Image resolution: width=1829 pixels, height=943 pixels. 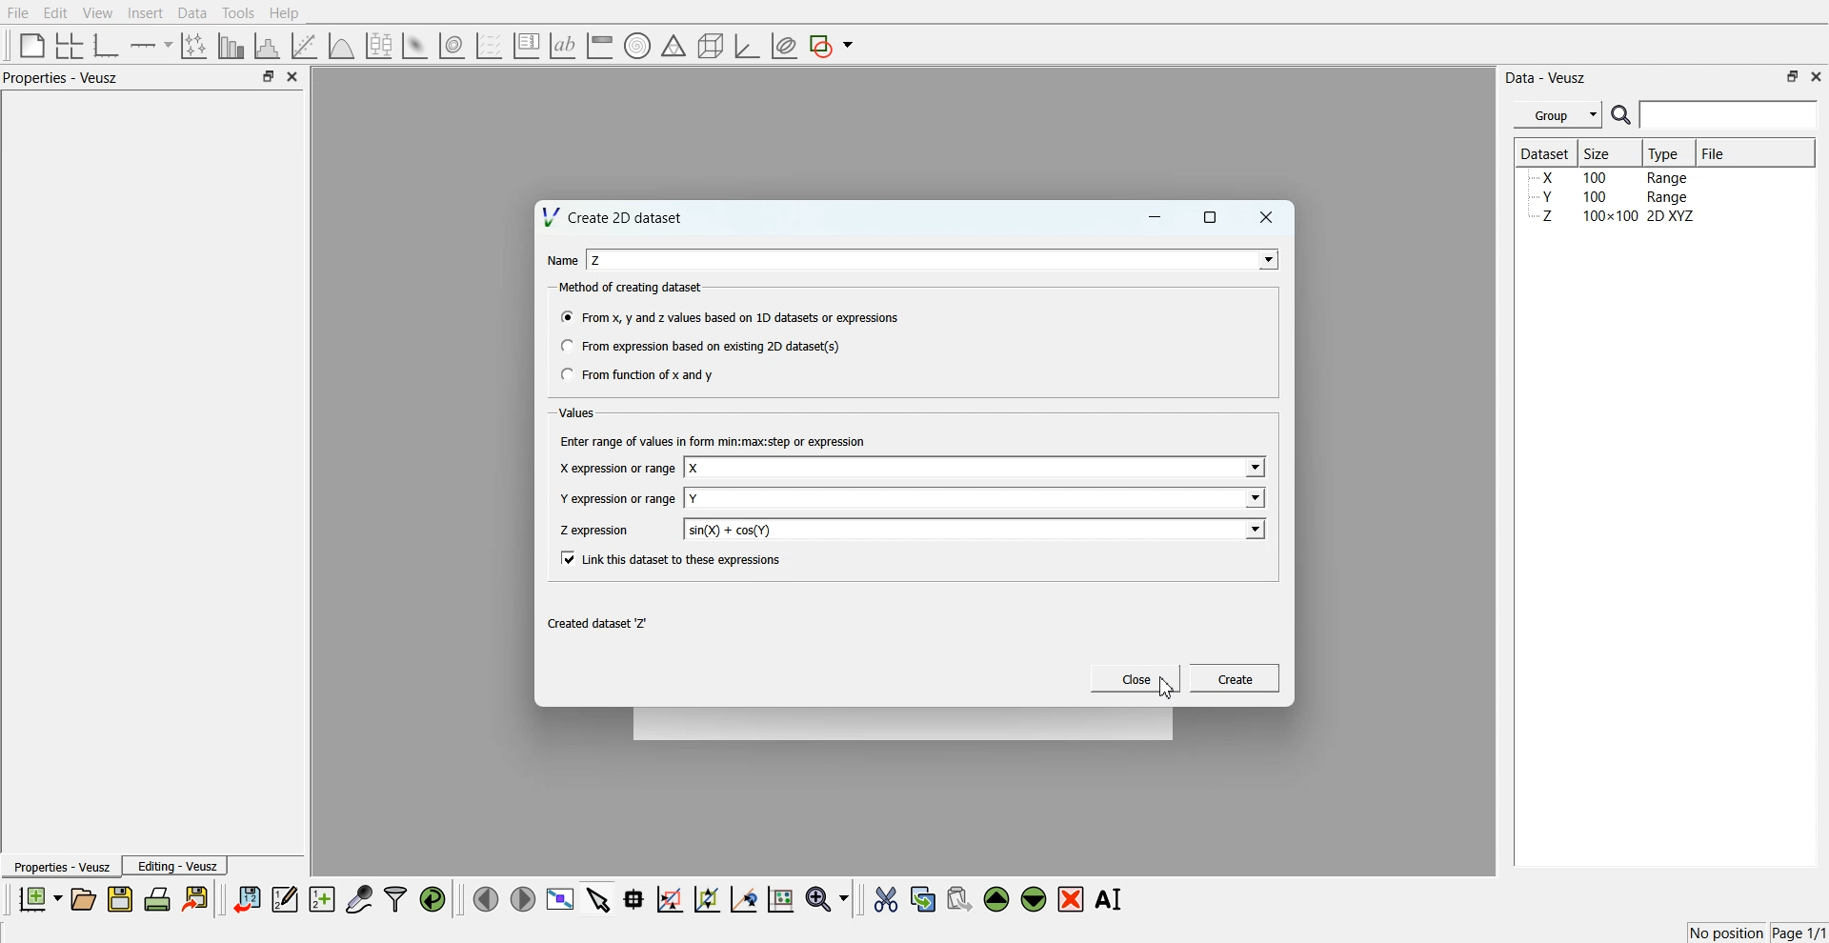 I want to click on File, so click(x=18, y=12).